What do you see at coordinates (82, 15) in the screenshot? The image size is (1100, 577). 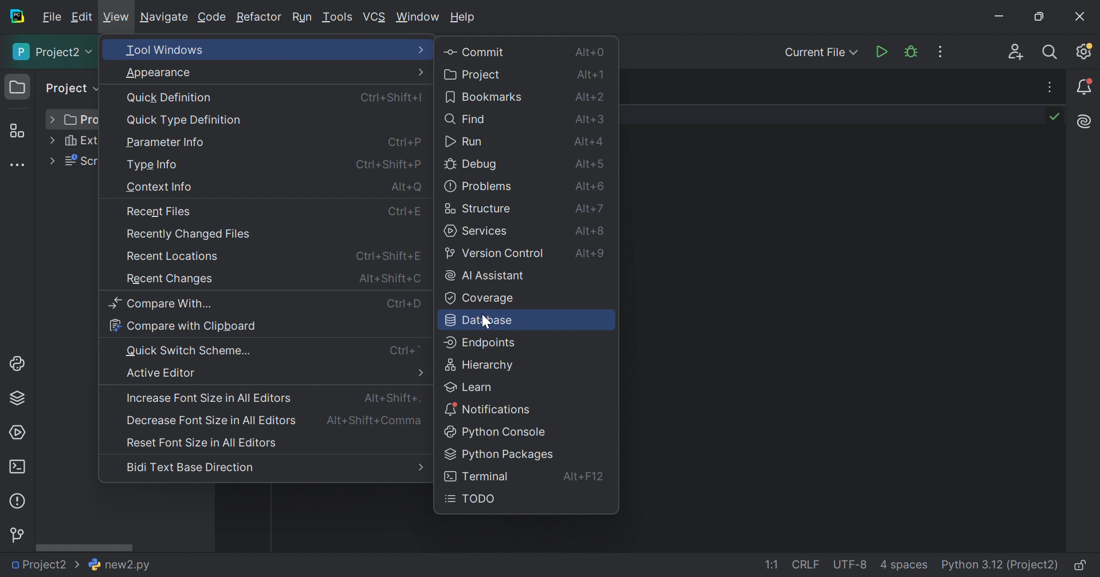 I see `Edit` at bounding box center [82, 15].